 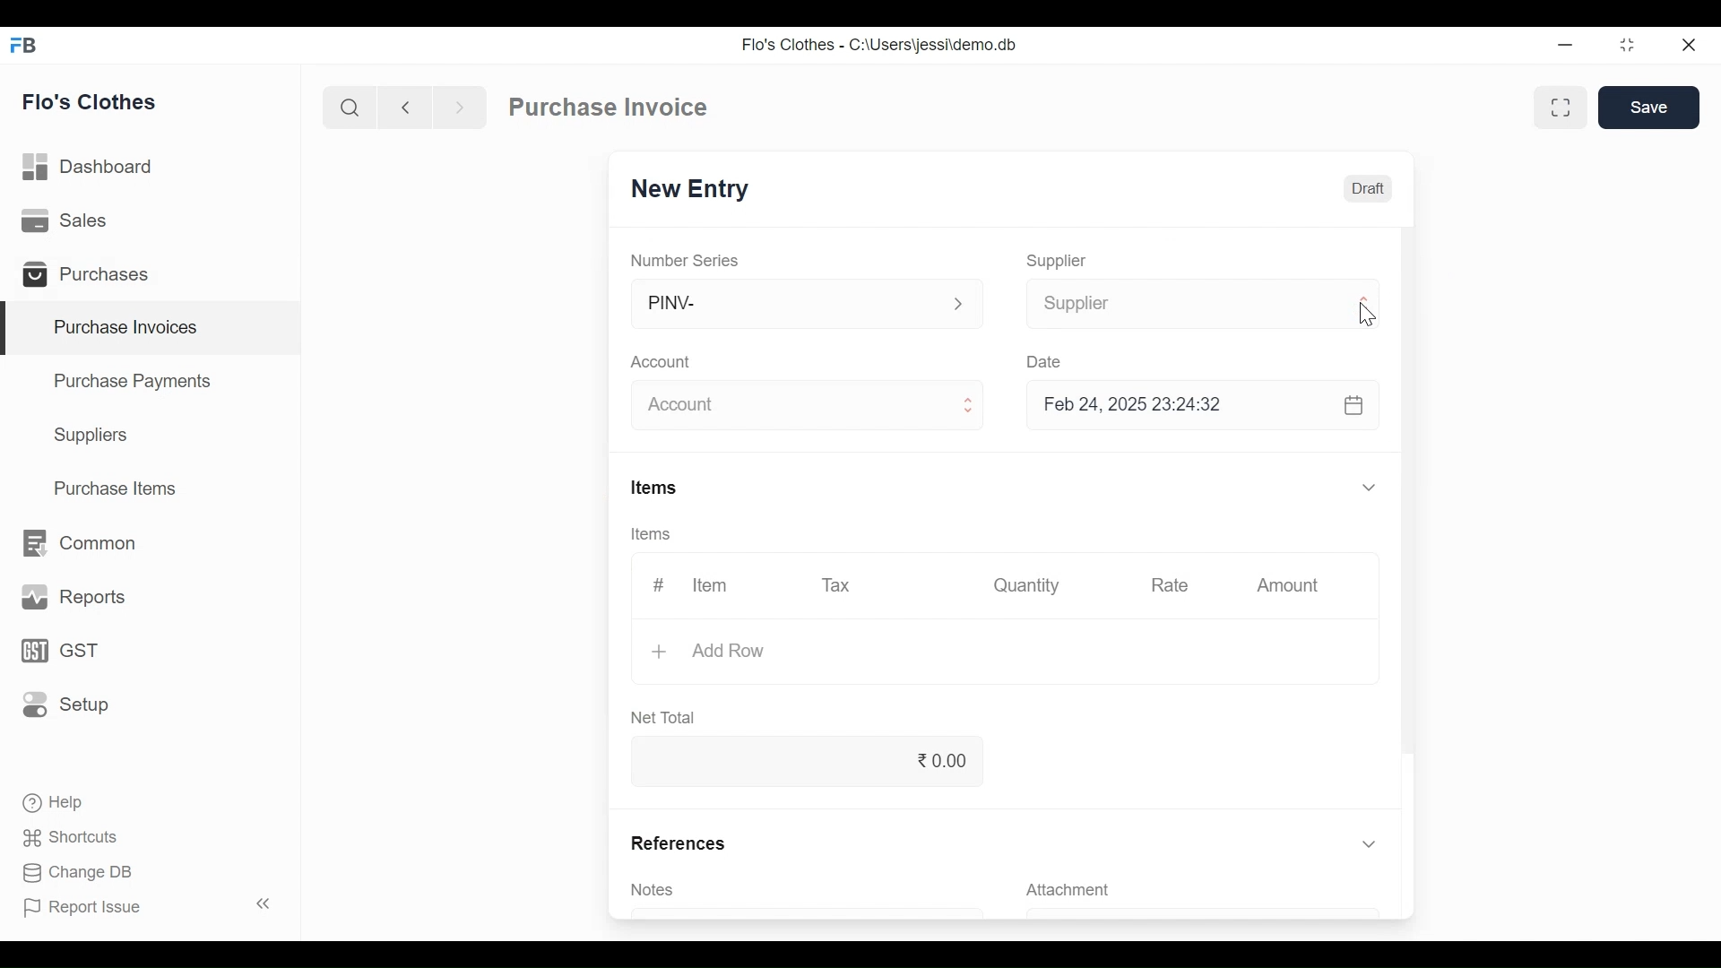 I want to click on Dashboard, so click(x=97, y=168).